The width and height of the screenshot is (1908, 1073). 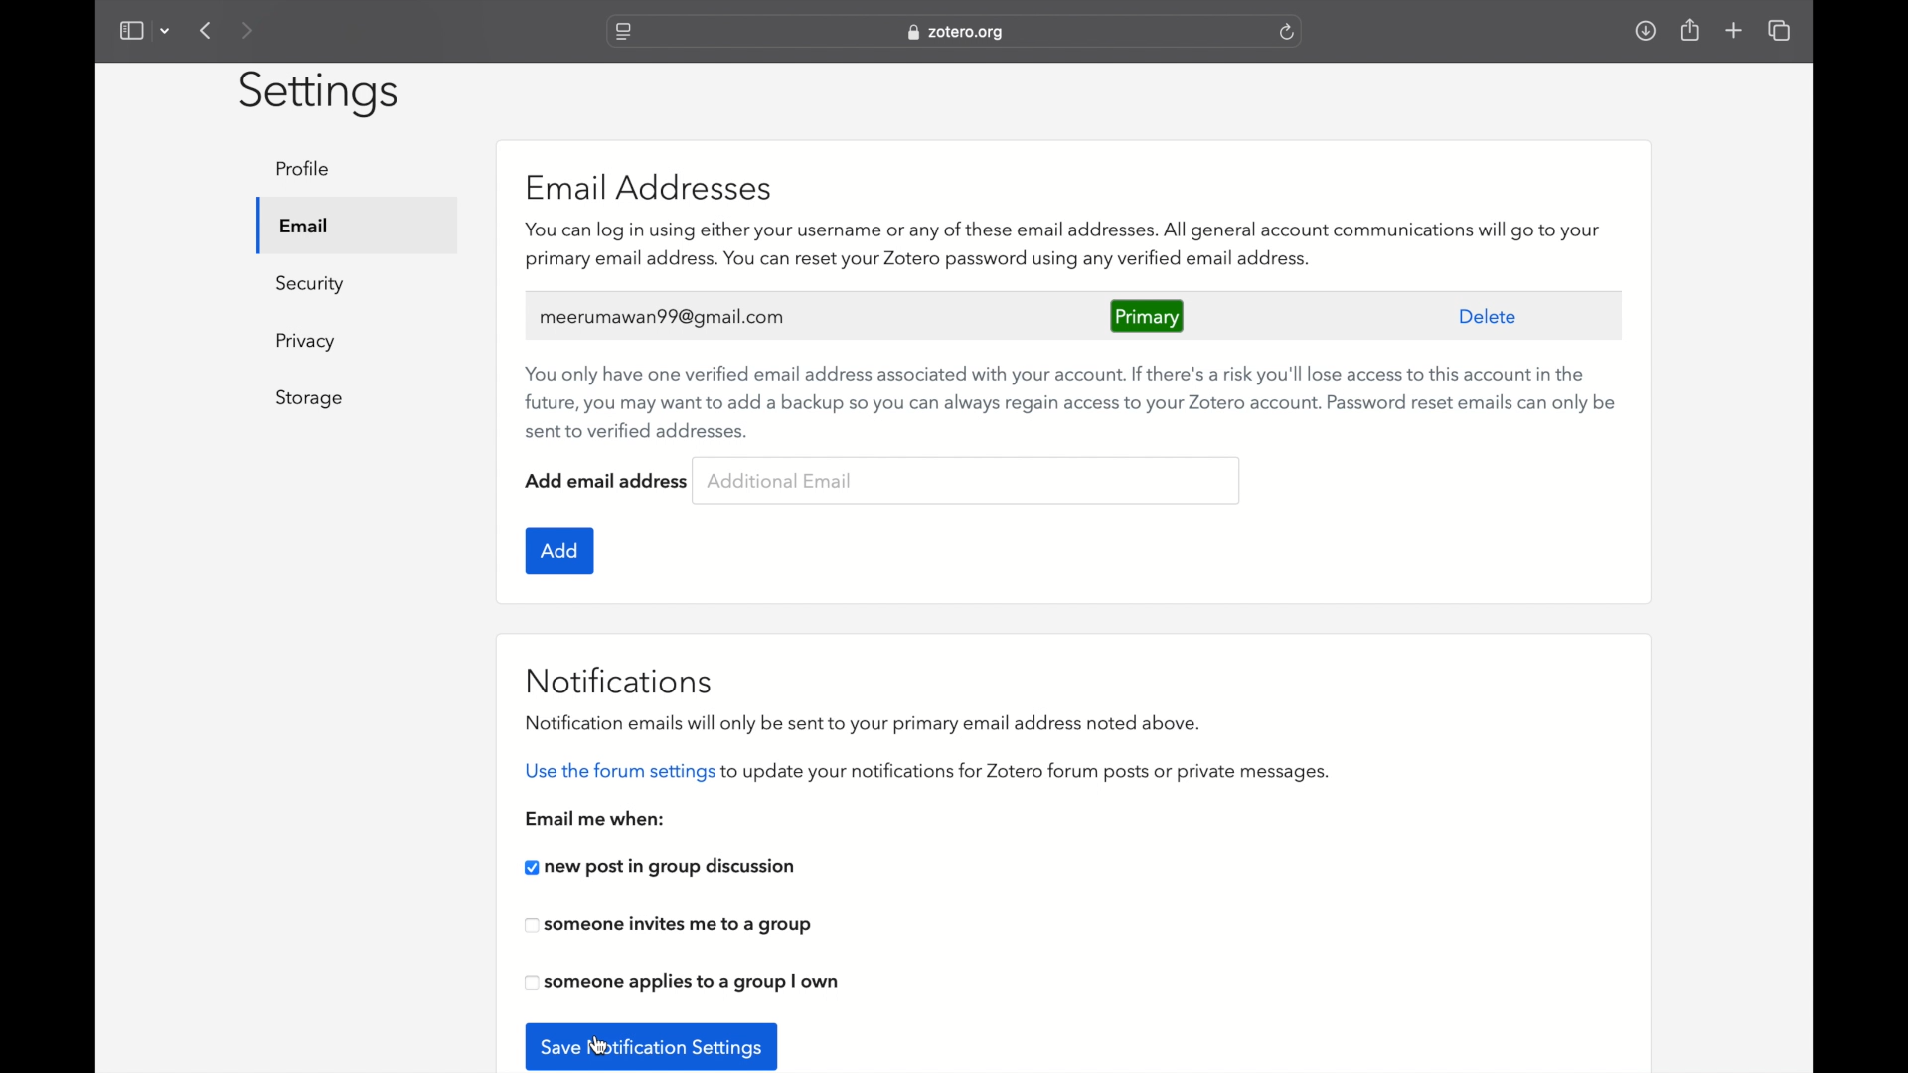 What do you see at coordinates (320, 93) in the screenshot?
I see `settings` at bounding box center [320, 93].